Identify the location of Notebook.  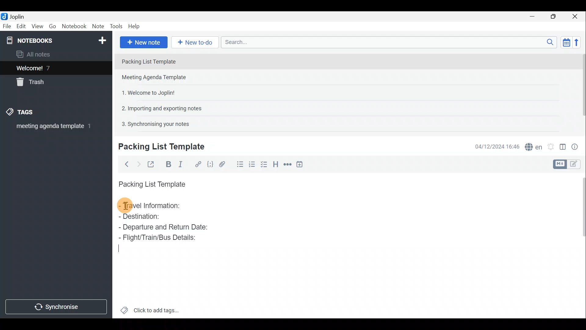
(74, 27).